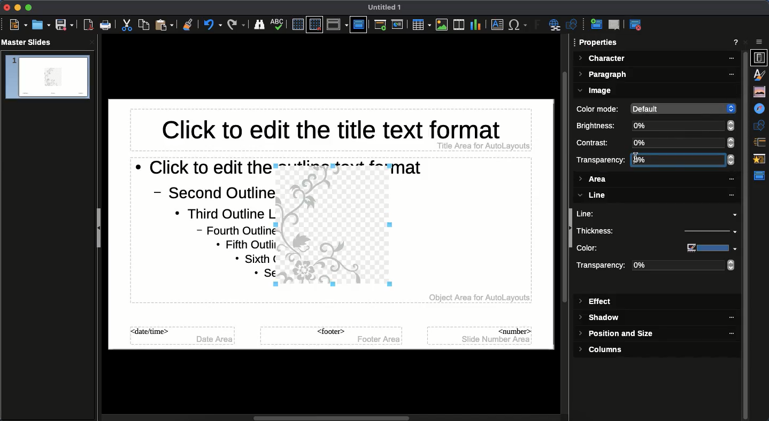  What do you see at coordinates (561, 225) in the screenshot?
I see `vertical scroll bar` at bounding box center [561, 225].